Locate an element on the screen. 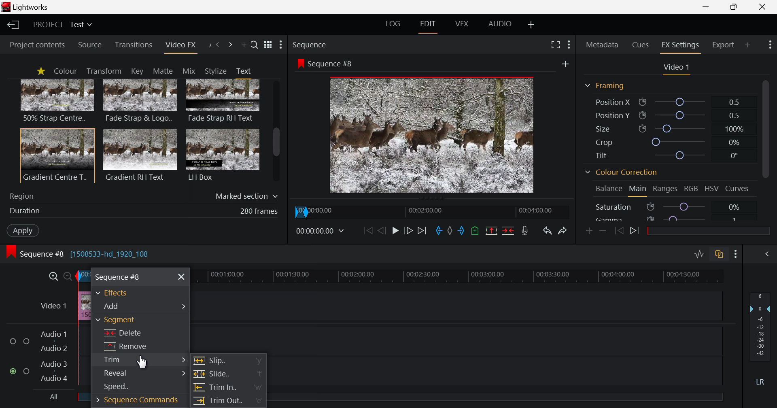 The height and width of the screenshot is (408, 777). Source is located at coordinates (90, 45).